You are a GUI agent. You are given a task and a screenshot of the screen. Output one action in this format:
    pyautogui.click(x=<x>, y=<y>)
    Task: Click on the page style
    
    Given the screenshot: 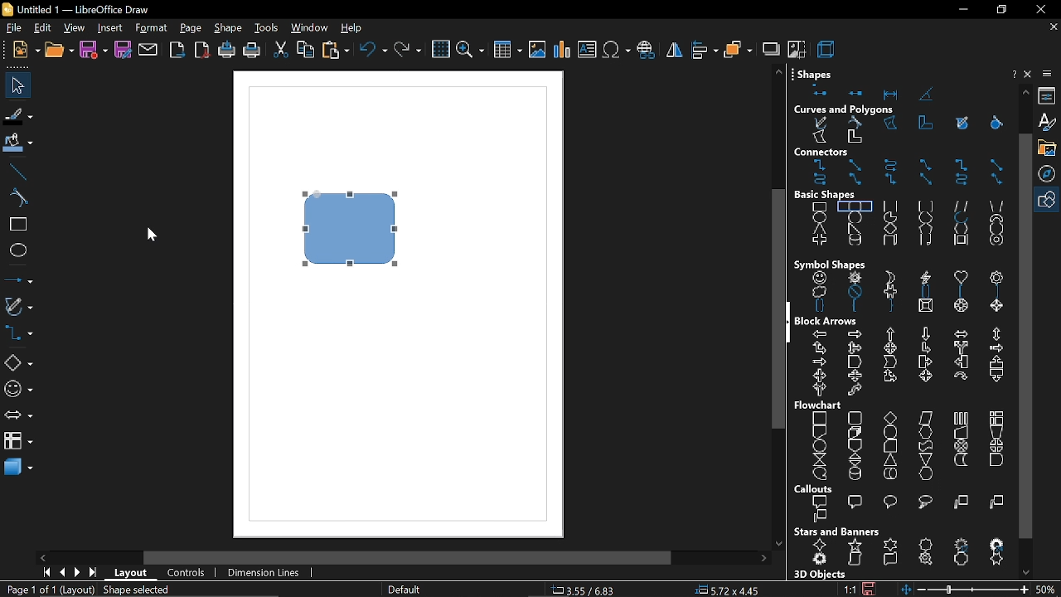 What is the action you would take?
    pyautogui.click(x=403, y=590)
    